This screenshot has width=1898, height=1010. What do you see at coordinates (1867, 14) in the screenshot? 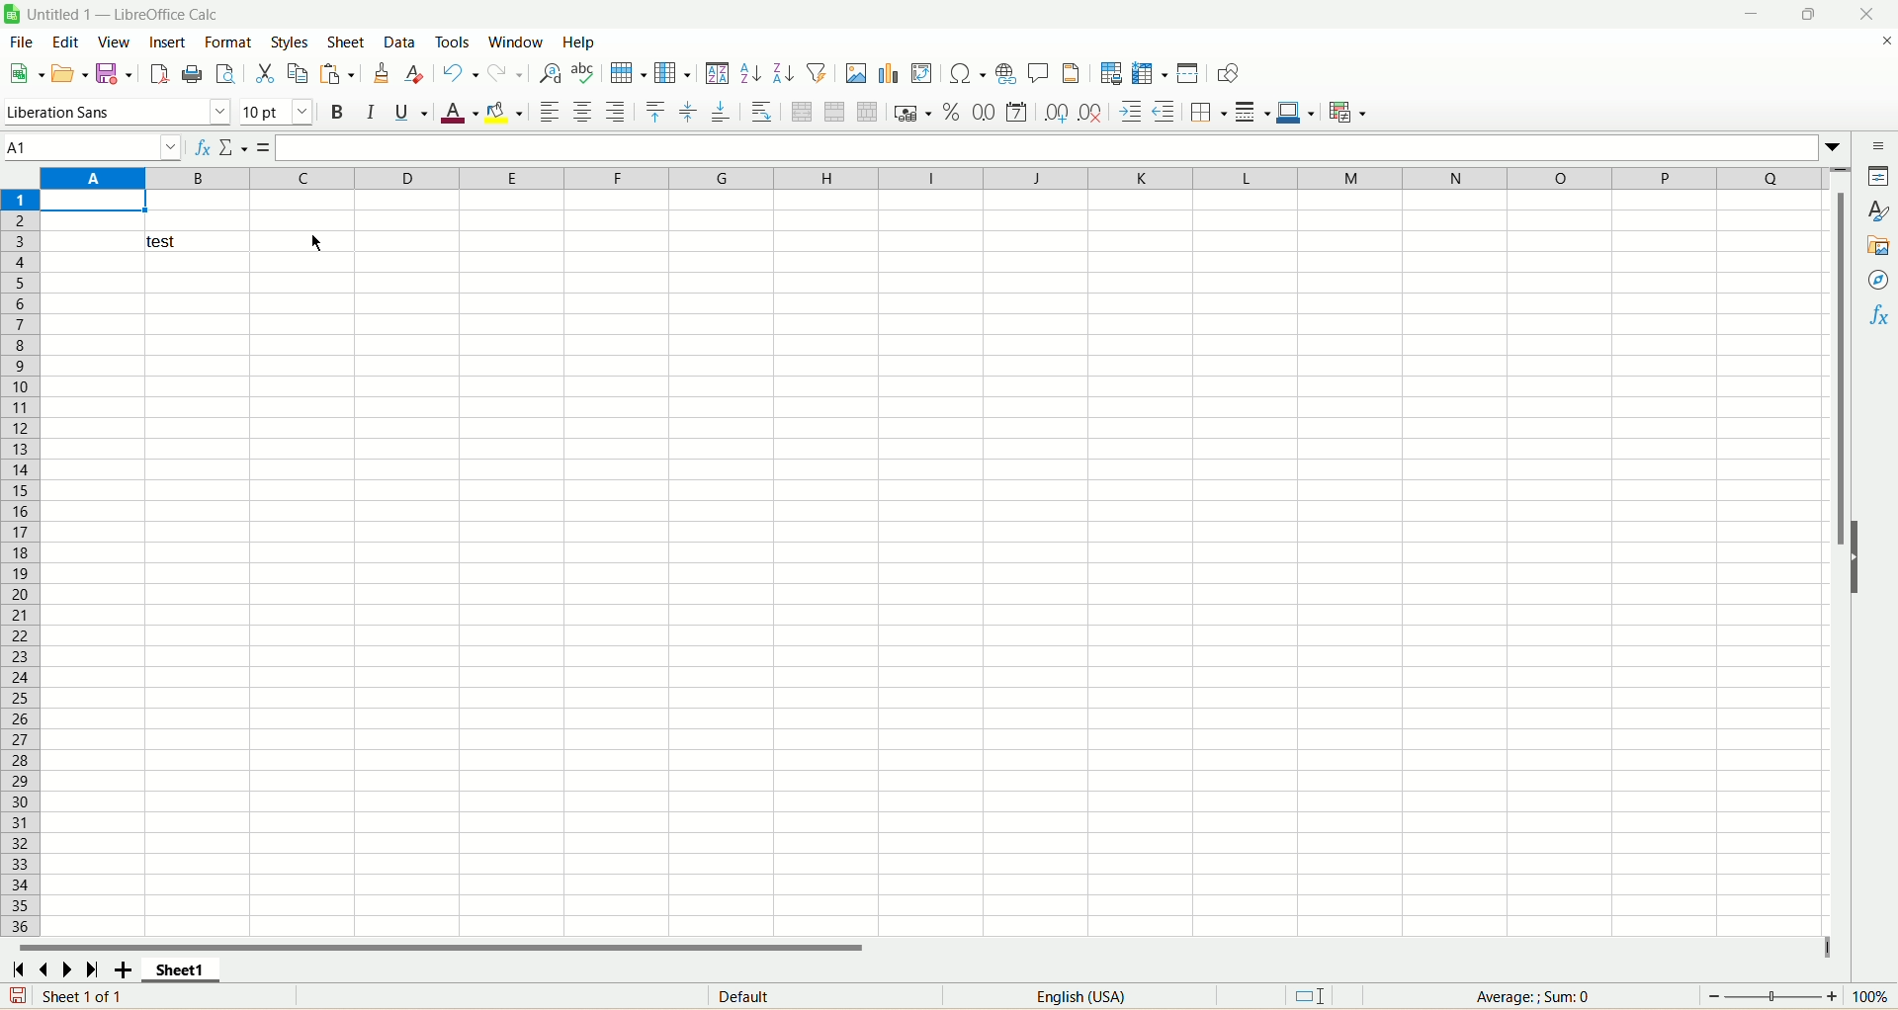
I see `close` at bounding box center [1867, 14].